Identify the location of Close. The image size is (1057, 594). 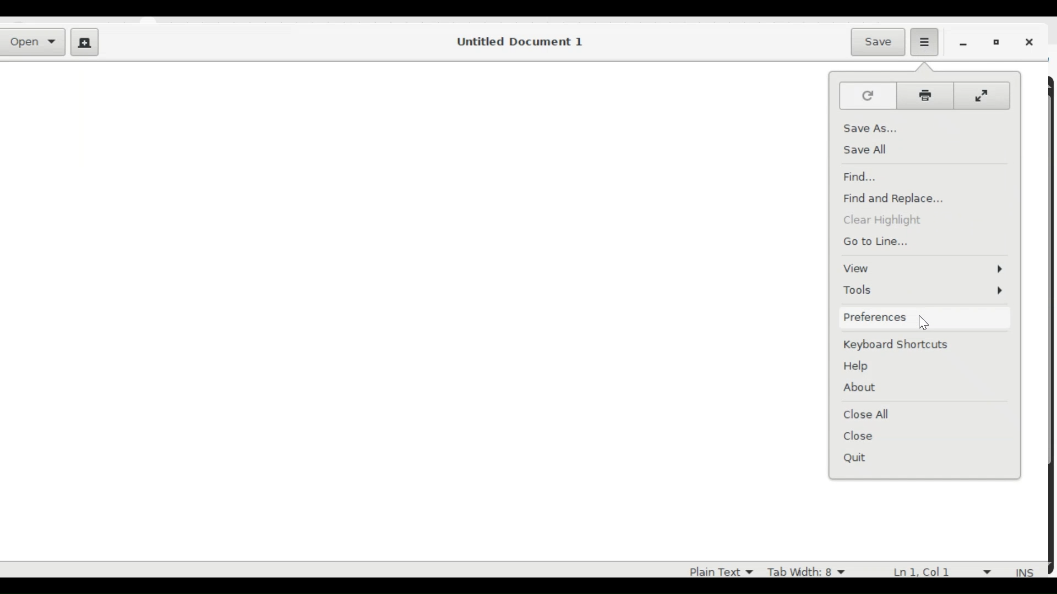
(869, 436).